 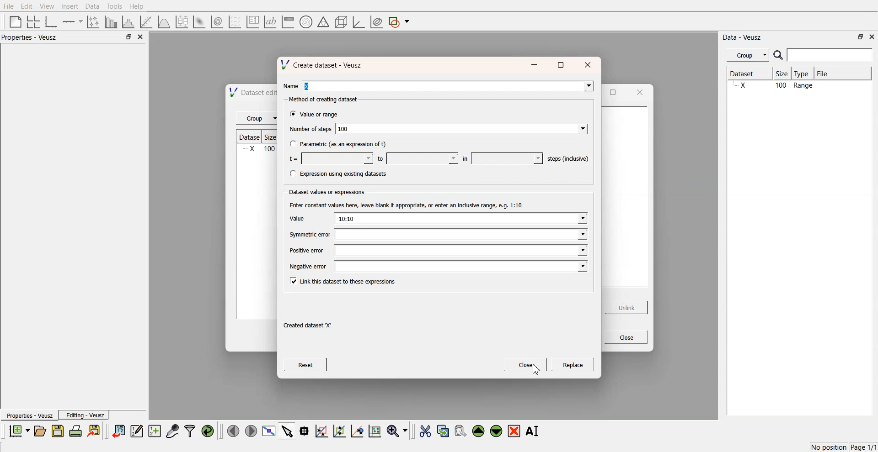 What do you see at coordinates (111, 22) in the screenshot?
I see `plot bar chart` at bounding box center [111, 22].